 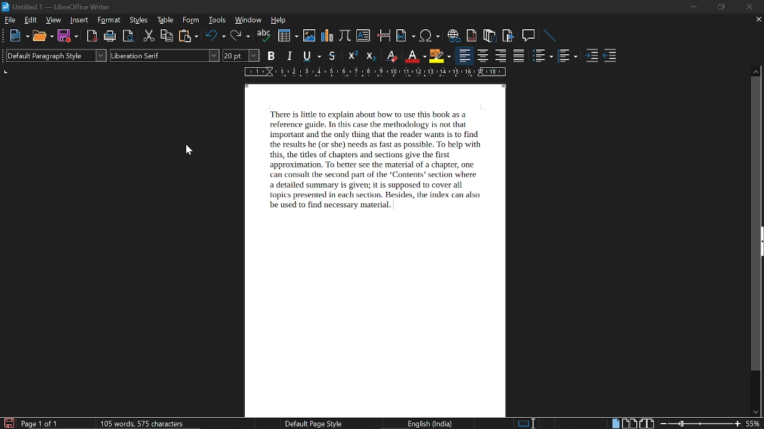 I want to click on insert endnote, so click(x=489, y=35).